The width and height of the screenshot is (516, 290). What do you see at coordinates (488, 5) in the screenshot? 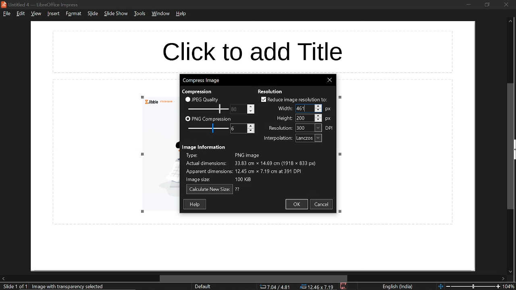
I see `restore down` at bounding box center [488, 5].